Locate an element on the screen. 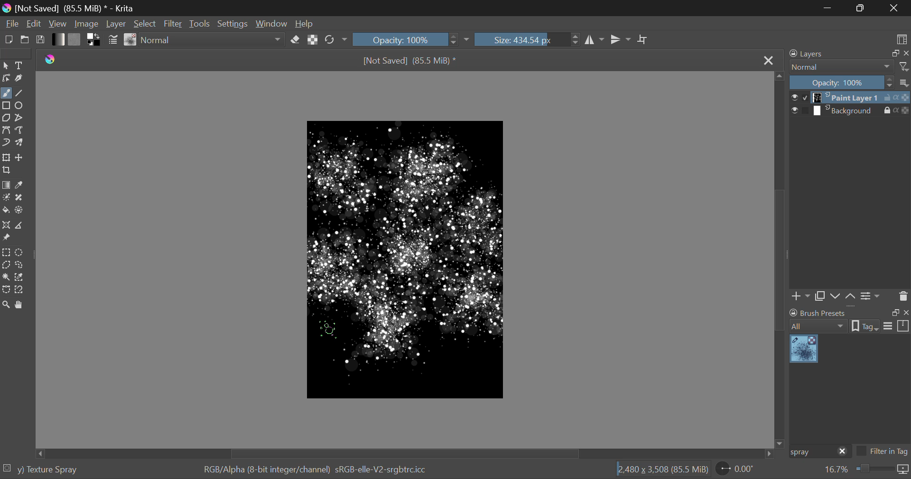 This screenshot has width=911, height=479. File is located at coordinates (11, 23).